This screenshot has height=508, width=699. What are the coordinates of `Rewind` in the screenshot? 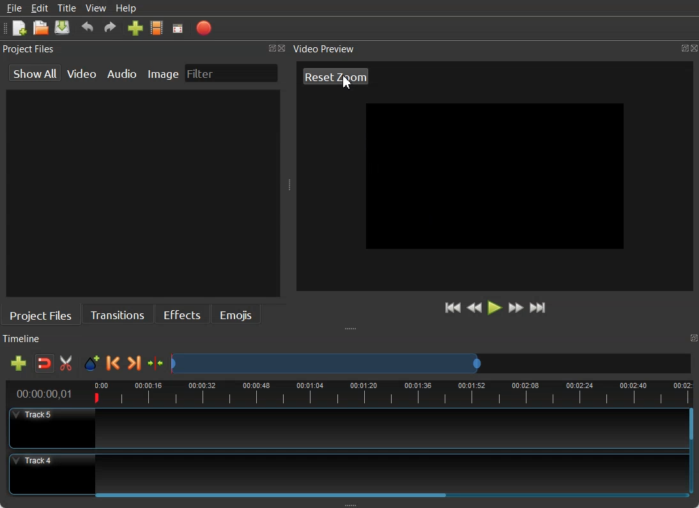 It's located at (475, 307).